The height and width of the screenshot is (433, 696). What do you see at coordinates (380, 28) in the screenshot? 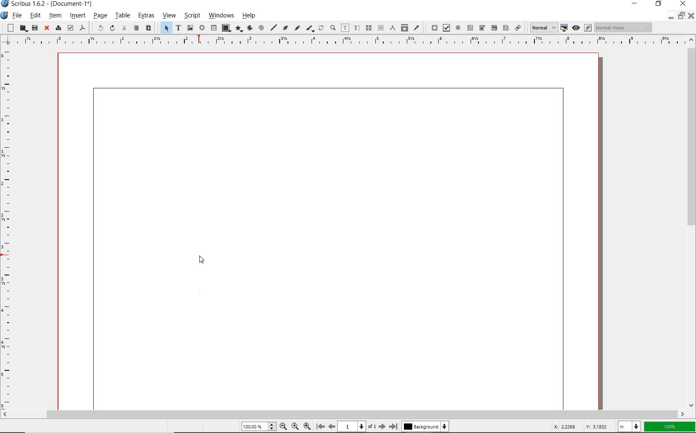
I see `unlink text frames` at bounding box center [380, 28].